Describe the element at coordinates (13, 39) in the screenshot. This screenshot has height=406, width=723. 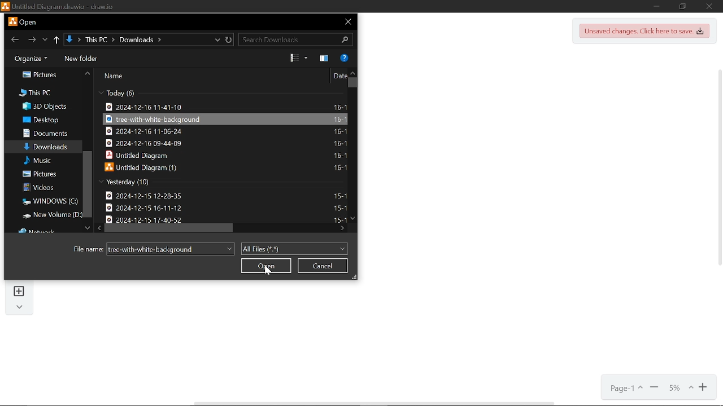
I see `Previous` at that location.